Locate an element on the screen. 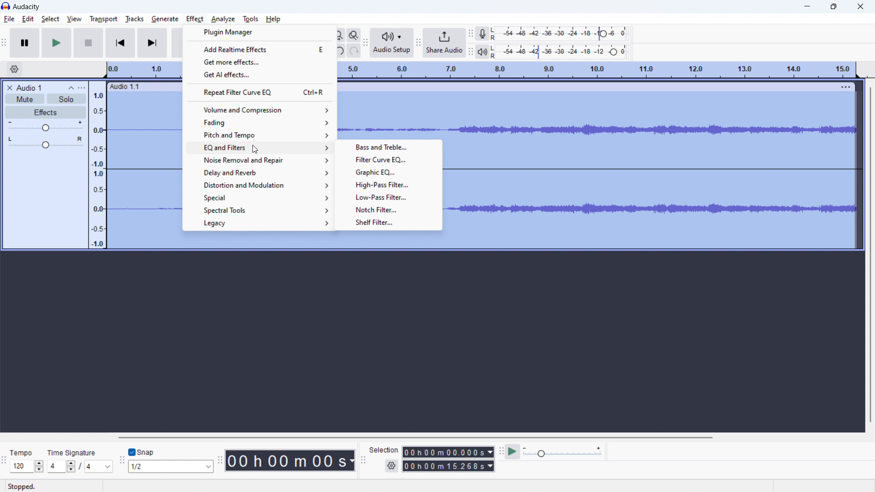  recording meter is located at coordinates (485, 33).